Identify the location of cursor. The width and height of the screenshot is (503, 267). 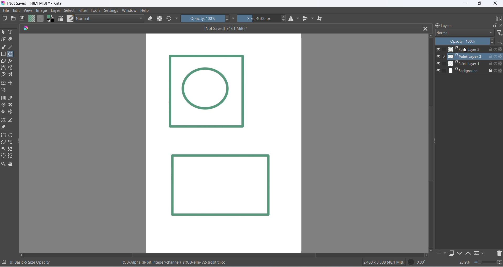
(465, 50).